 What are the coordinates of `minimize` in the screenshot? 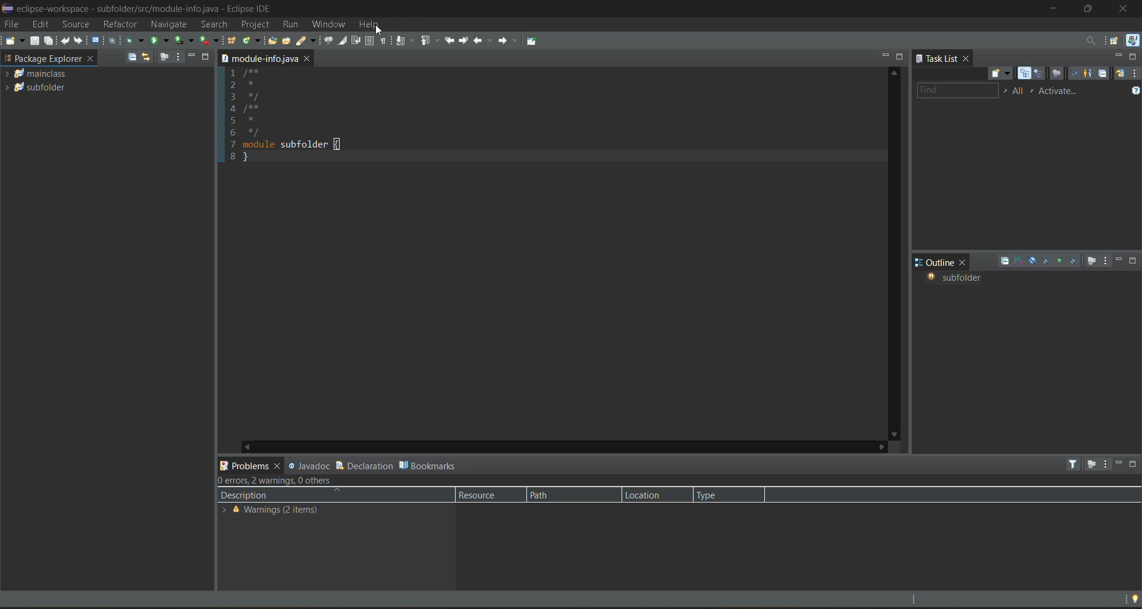 It's located at (884, 56).